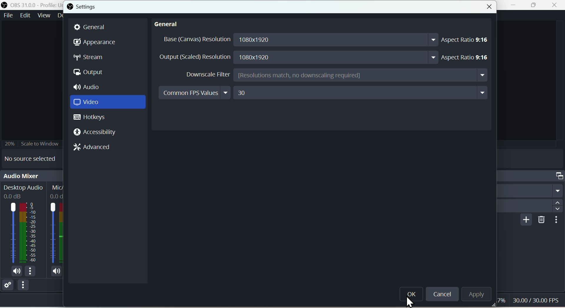 This screenshot has height=308, width=565. Describe the element at coordinates (31, 175) in the screenshot. I see `Audio mixer` at that location.